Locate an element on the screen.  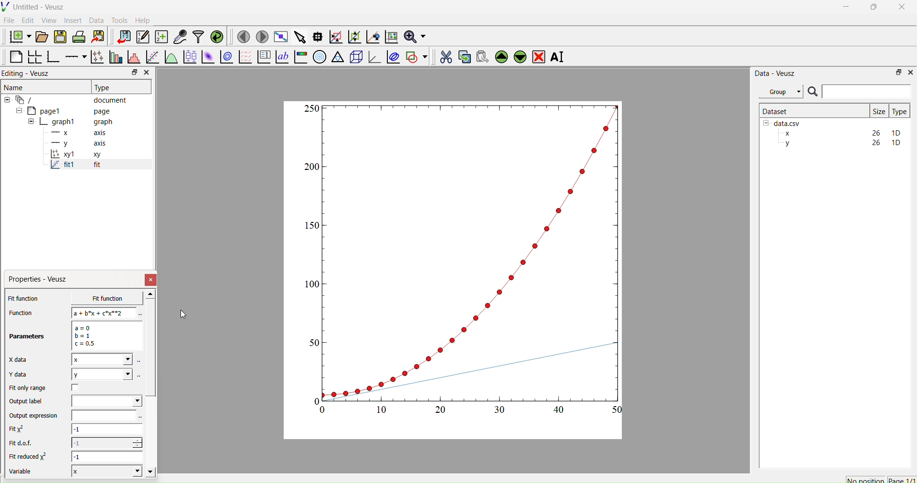
Fit x^2 is located at coordinates (21, 429).